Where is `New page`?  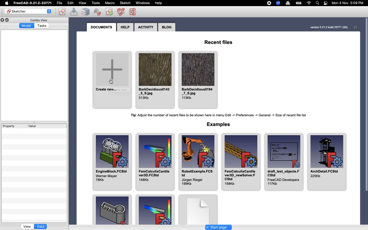 New page is located at coordinates (204, 209).